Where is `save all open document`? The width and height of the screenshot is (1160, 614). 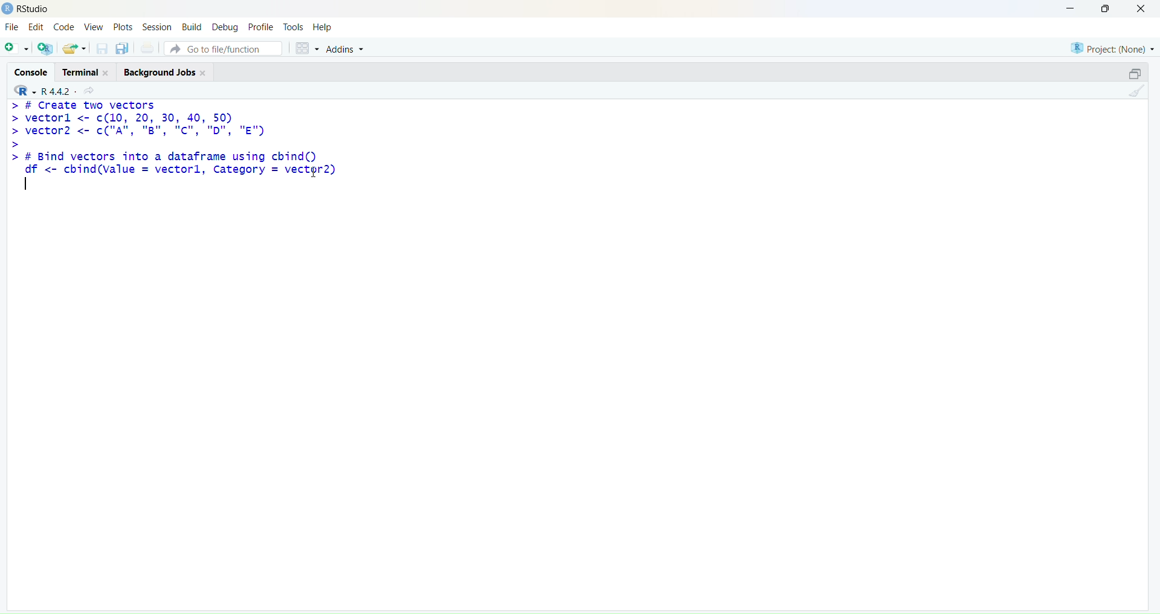 save all open document is located at coordinates (123, 49).